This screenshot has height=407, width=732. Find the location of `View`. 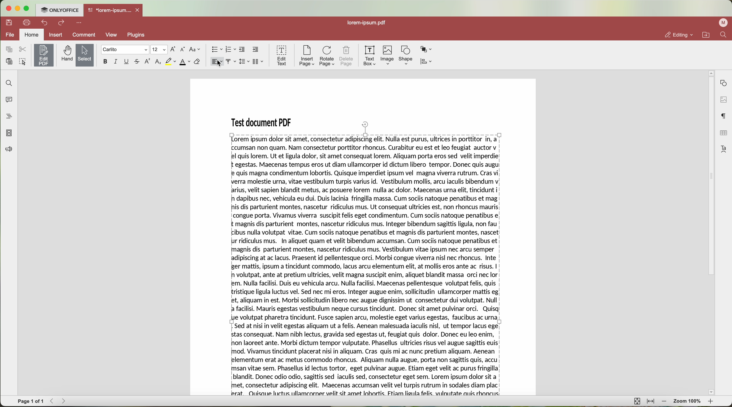

View is located at coordinates (113, 35).